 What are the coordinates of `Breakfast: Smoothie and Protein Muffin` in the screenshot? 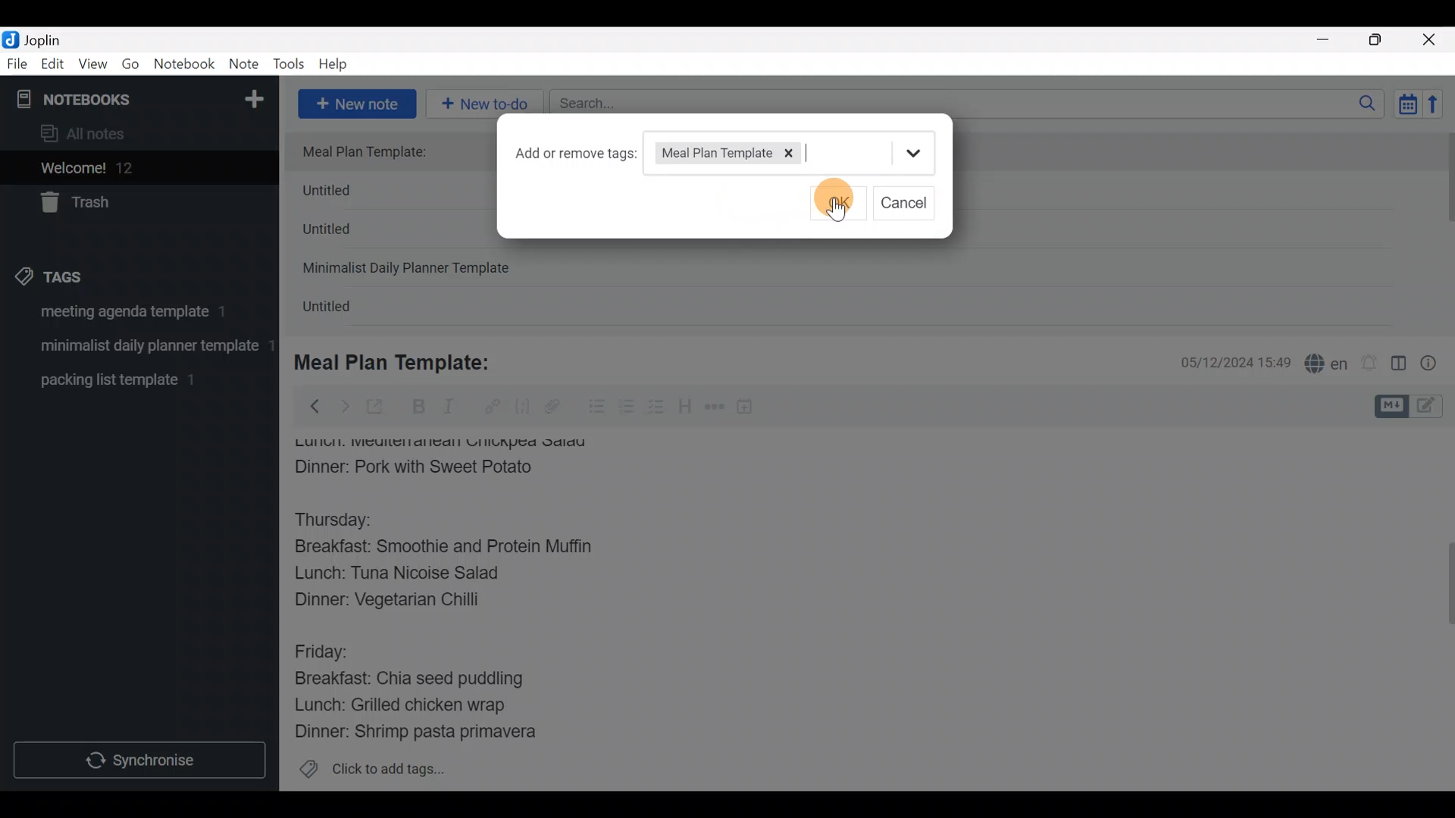 It's located at (444, 550).